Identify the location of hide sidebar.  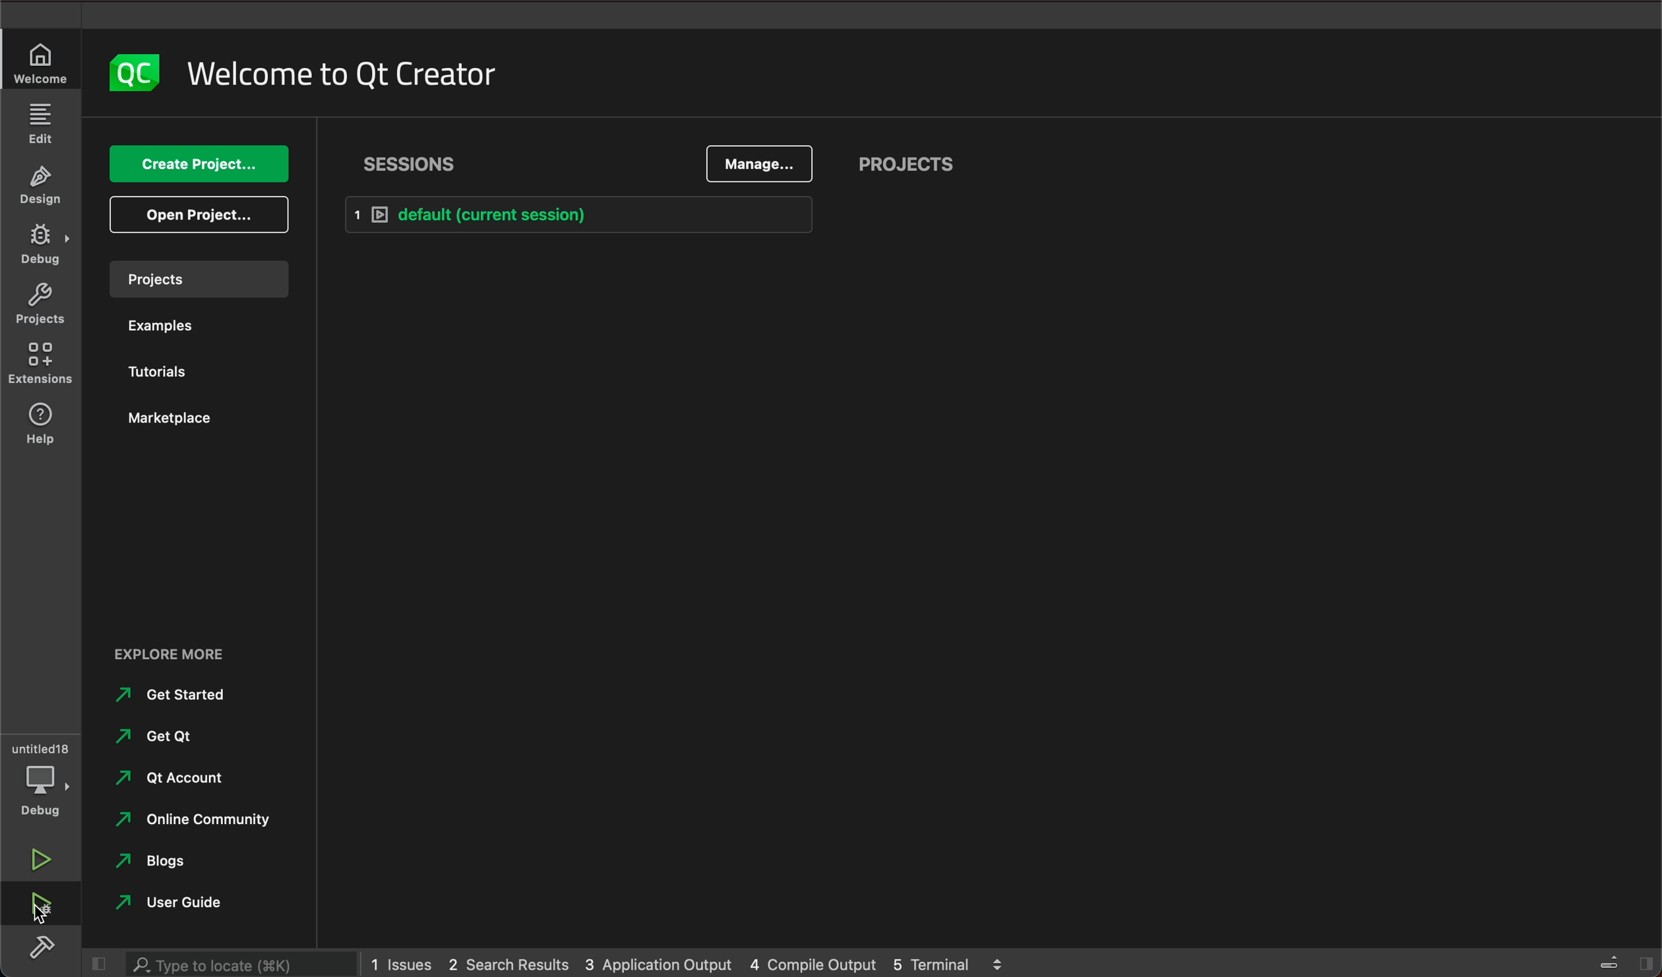
(97, 962).